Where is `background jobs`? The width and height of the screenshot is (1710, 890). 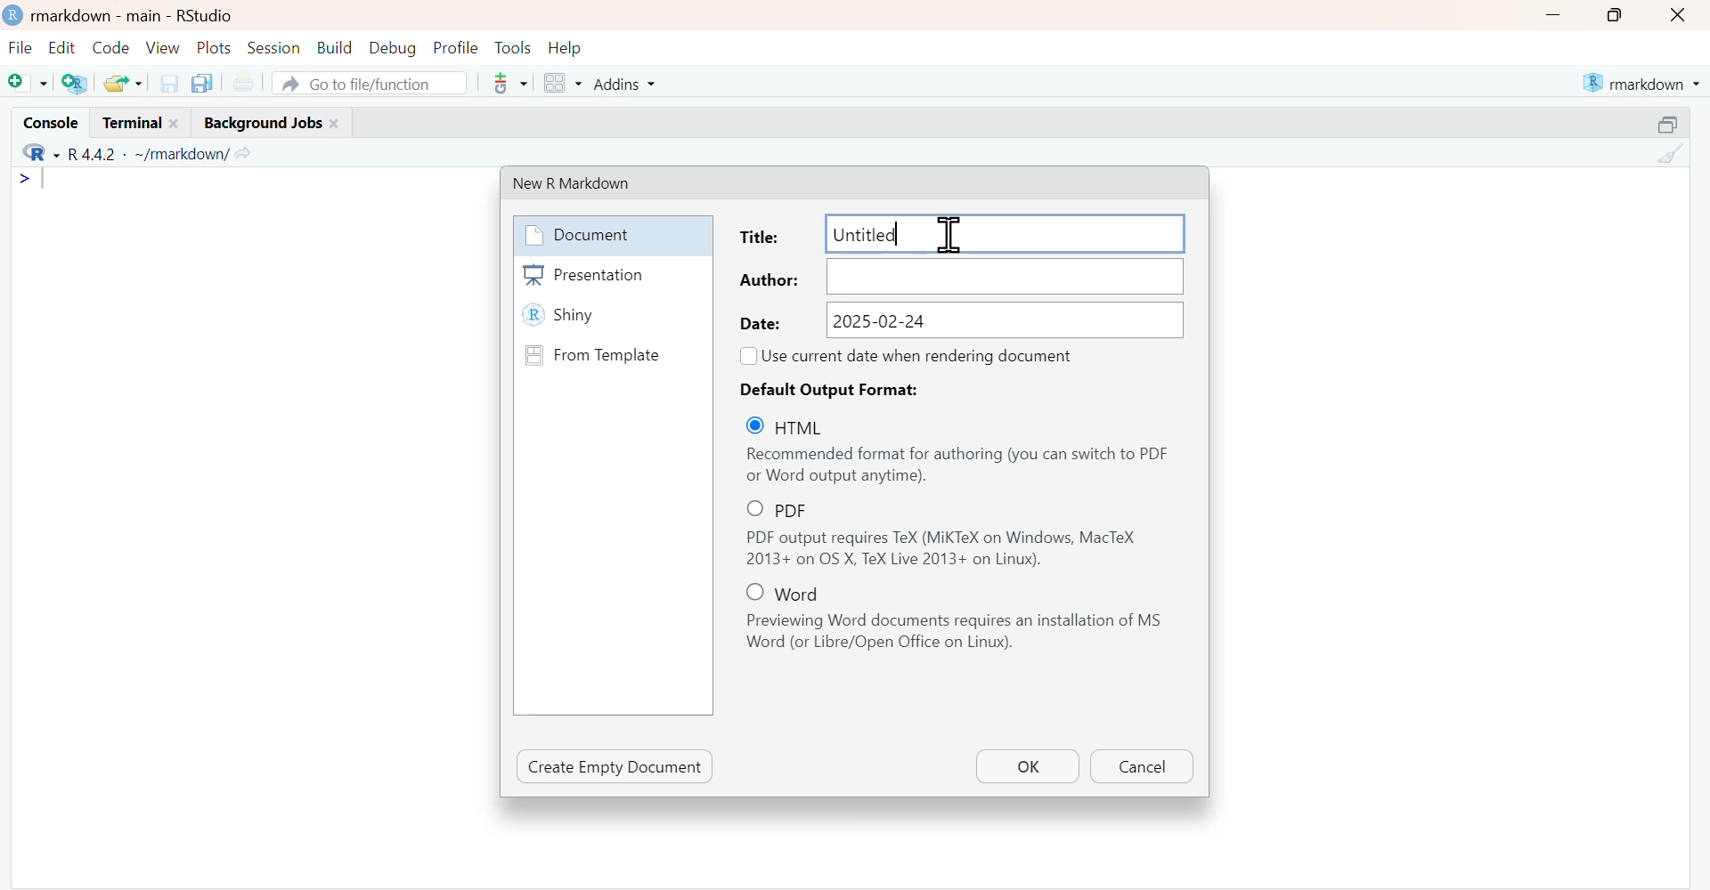
background jobs is located at coordinates (267, 124).